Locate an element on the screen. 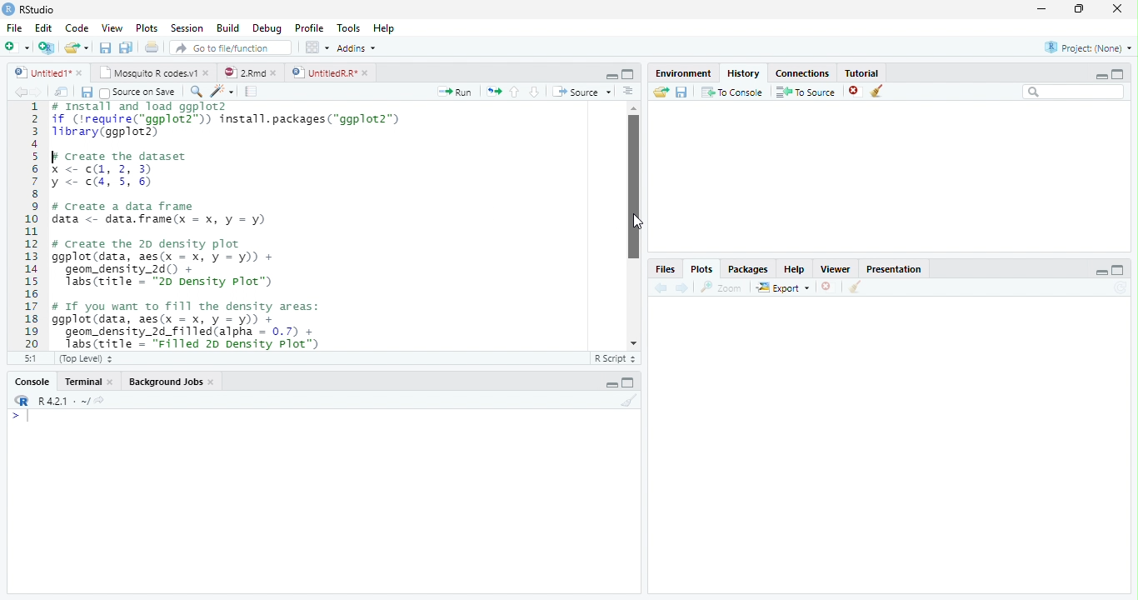 Image resolution: width=1138 pixels, height=600 pixels. Untitled1 is located at coordinates (38, 72).